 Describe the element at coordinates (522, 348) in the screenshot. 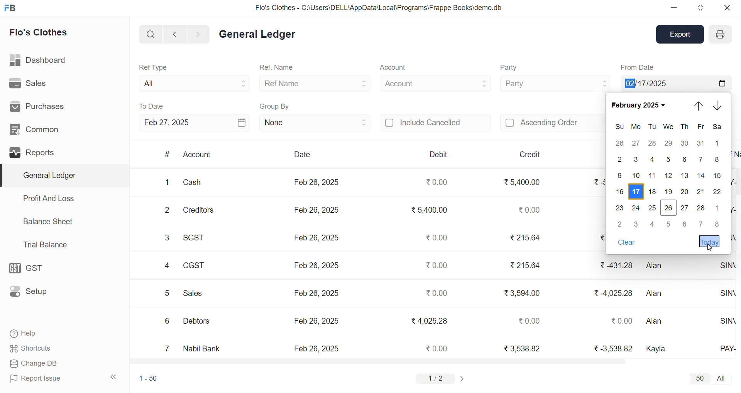

I see `₹ 3,538.82` at that location.